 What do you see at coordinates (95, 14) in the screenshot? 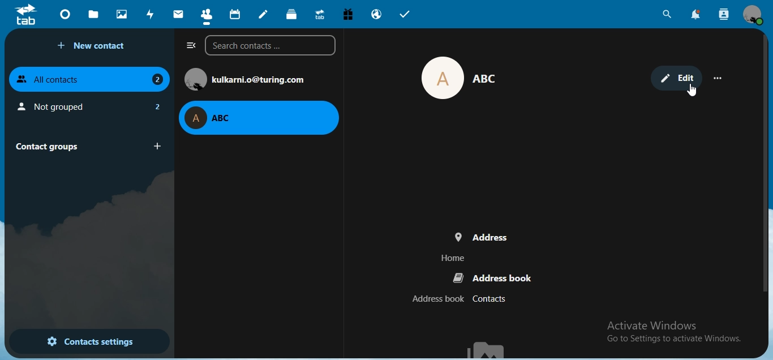
I see `files` at bounding box center [95, 14].